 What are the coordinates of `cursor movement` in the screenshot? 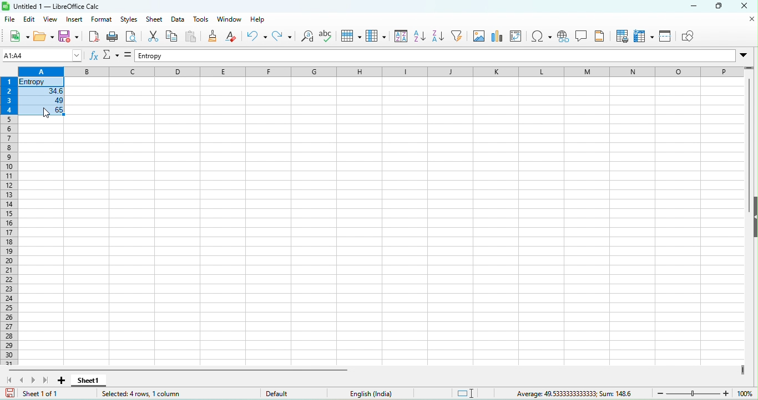 It's located at (46, 113).